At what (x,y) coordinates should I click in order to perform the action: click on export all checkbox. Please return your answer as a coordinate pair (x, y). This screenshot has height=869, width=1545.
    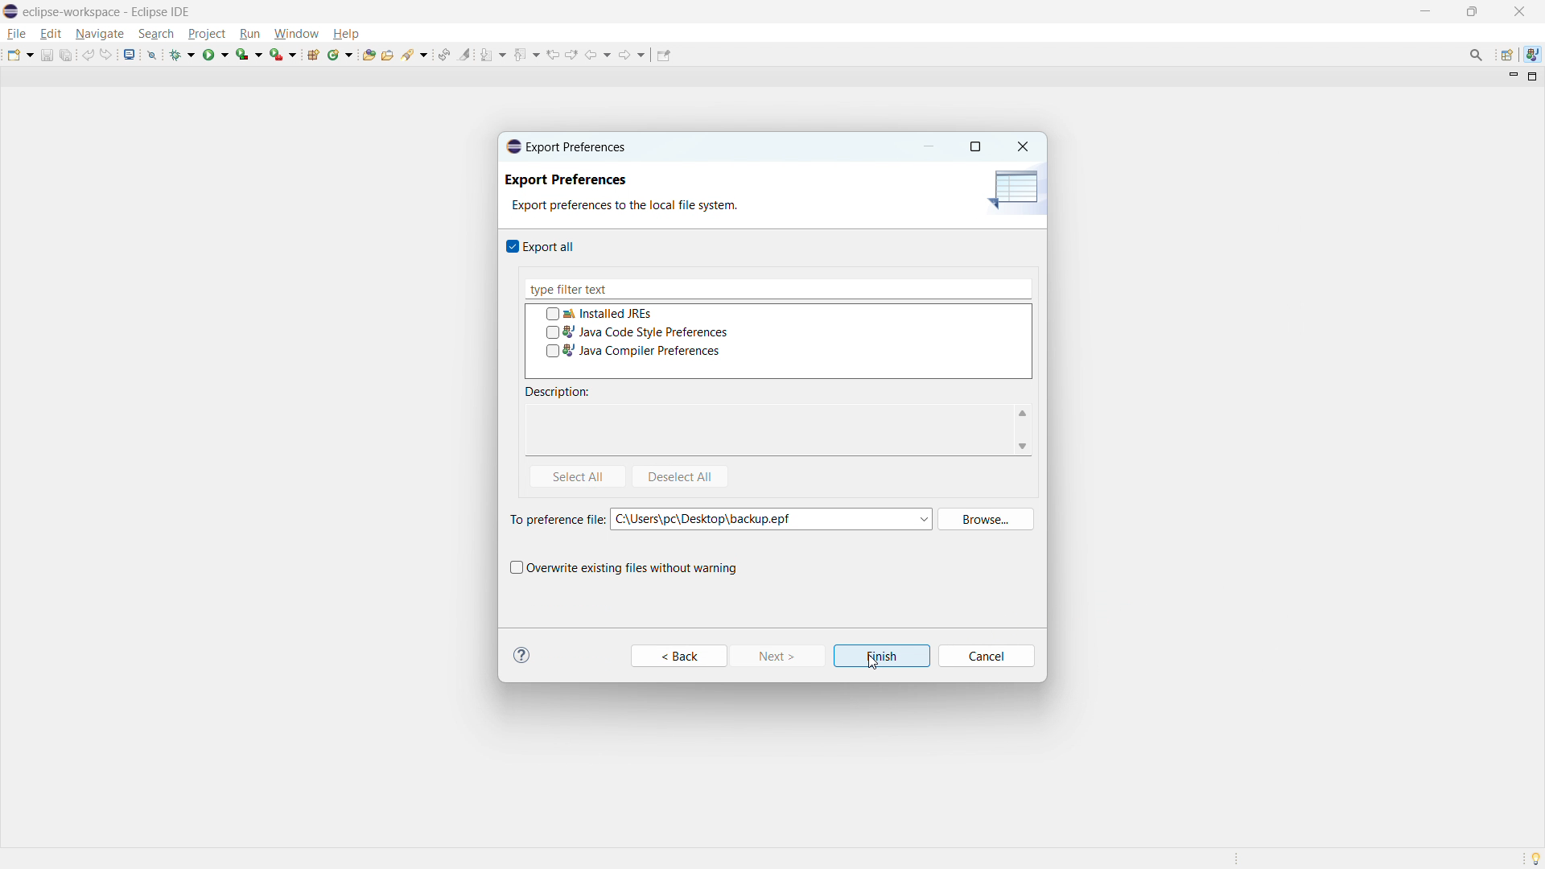
    Looking at the image, I should click on (542, 247).